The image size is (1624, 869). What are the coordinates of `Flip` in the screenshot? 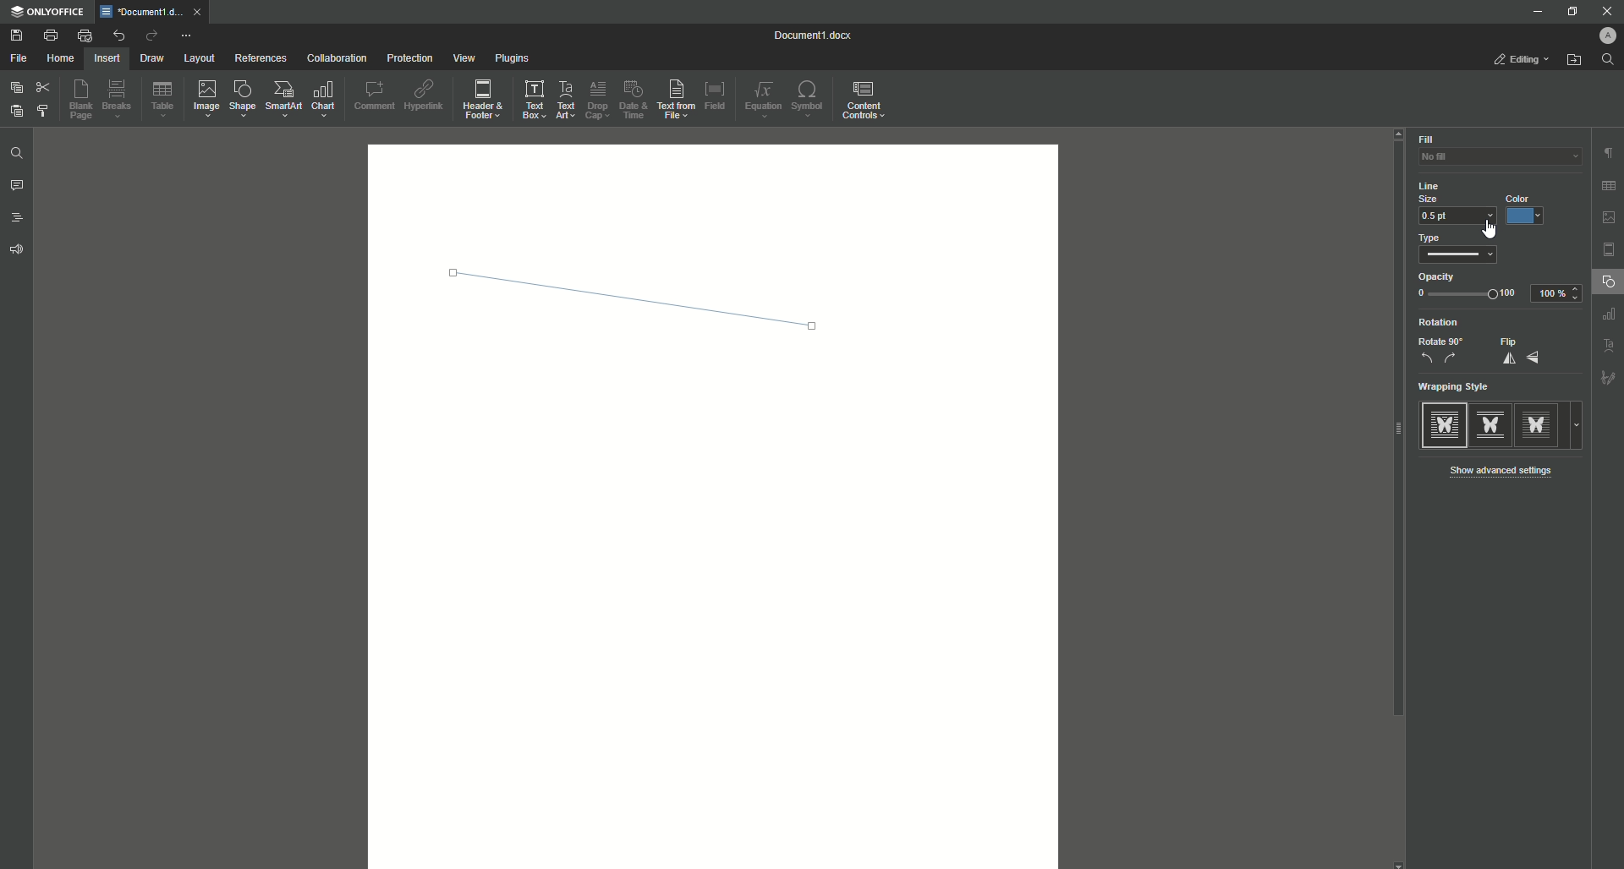 It's located at (1519, 352).